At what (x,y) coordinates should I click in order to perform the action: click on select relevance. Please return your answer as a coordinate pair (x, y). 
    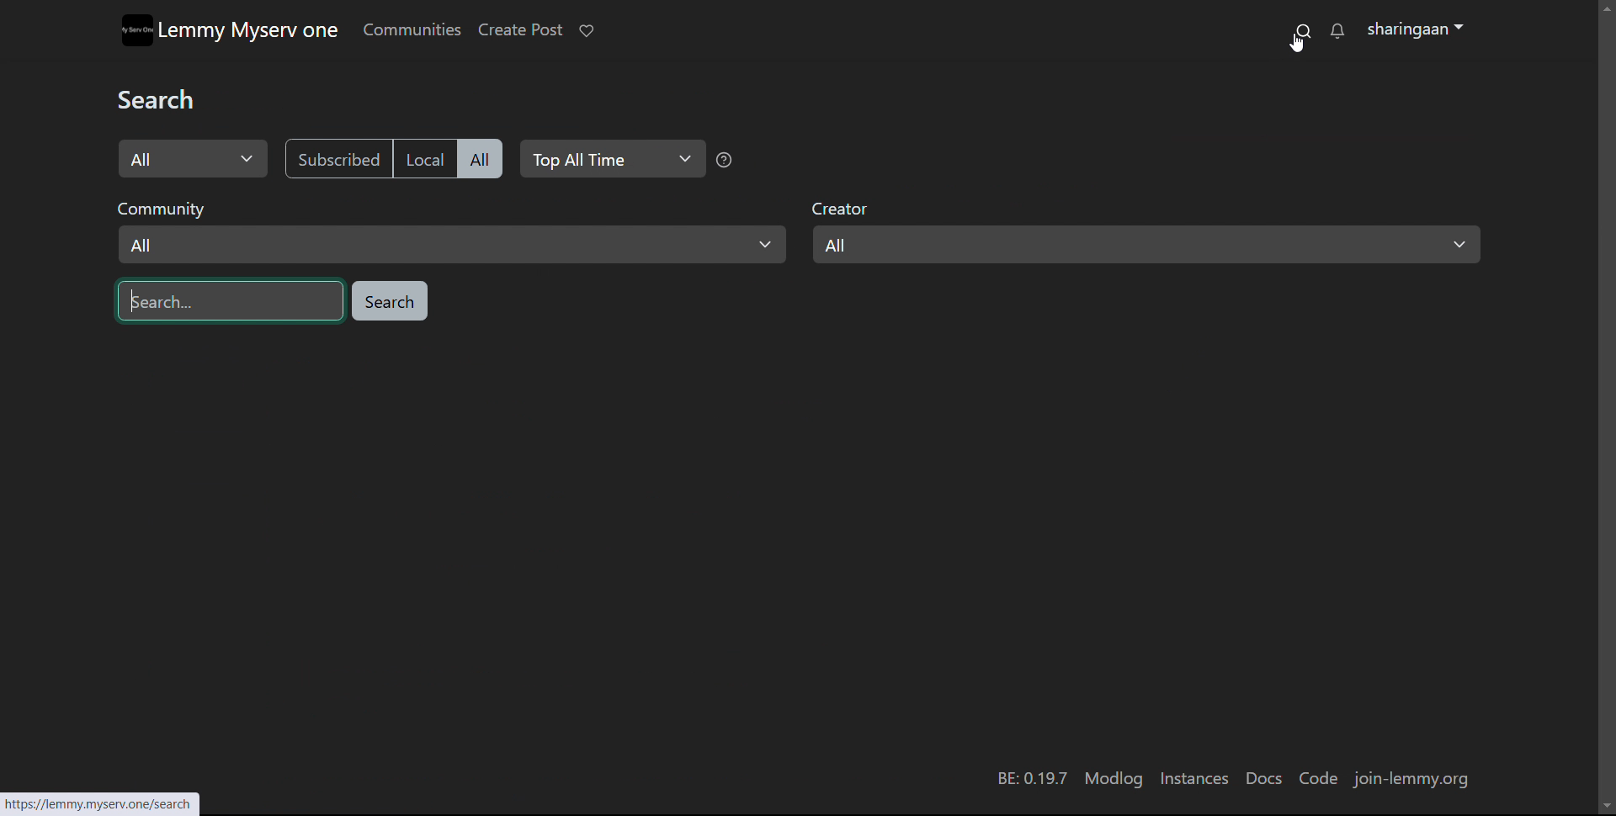
    Looking at the image, I should click on (610, 159).